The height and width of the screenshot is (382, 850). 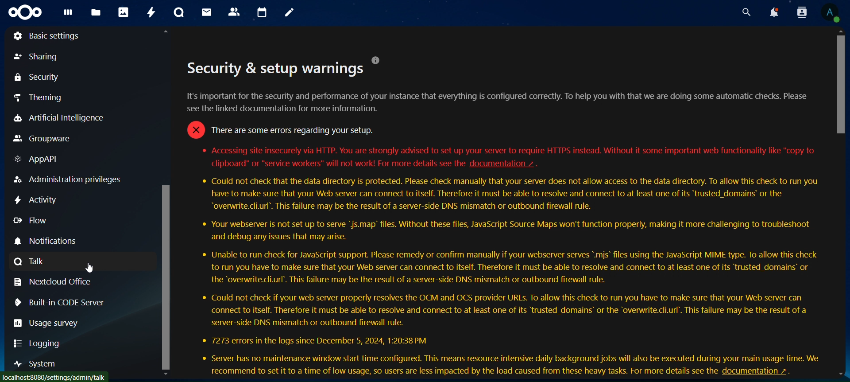 I want to click on calendar, so click(x=263, y=13).